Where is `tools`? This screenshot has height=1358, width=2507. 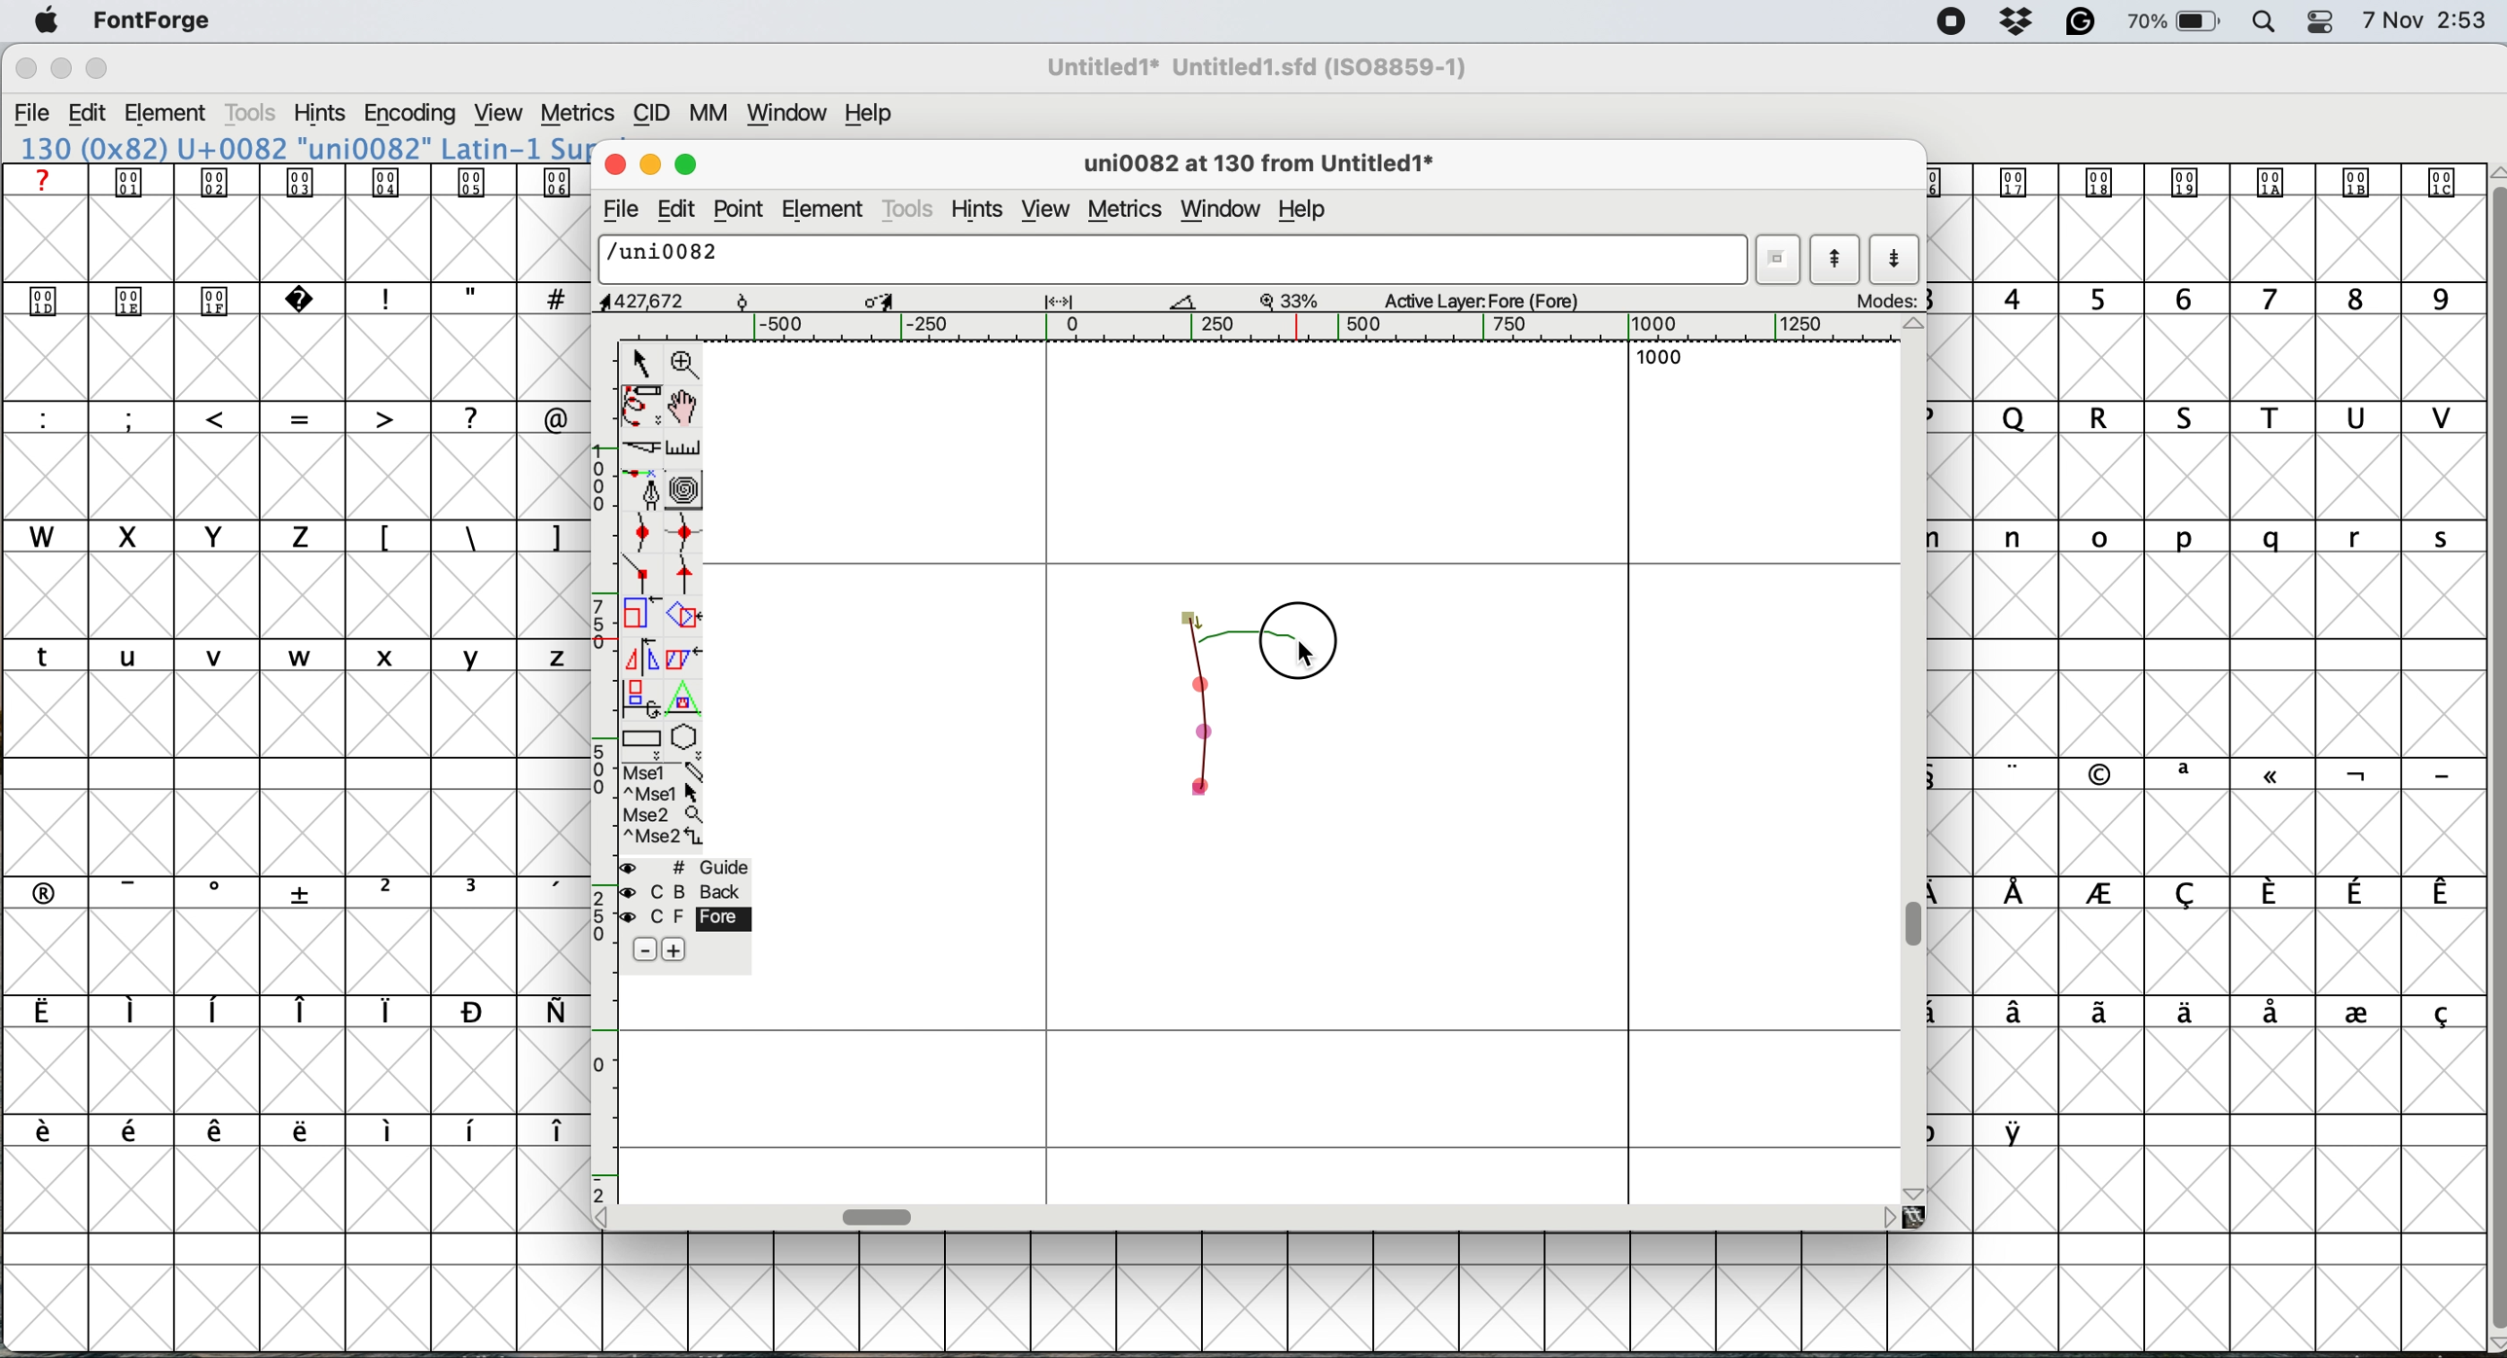 tools is located at coordinates (910, 208).